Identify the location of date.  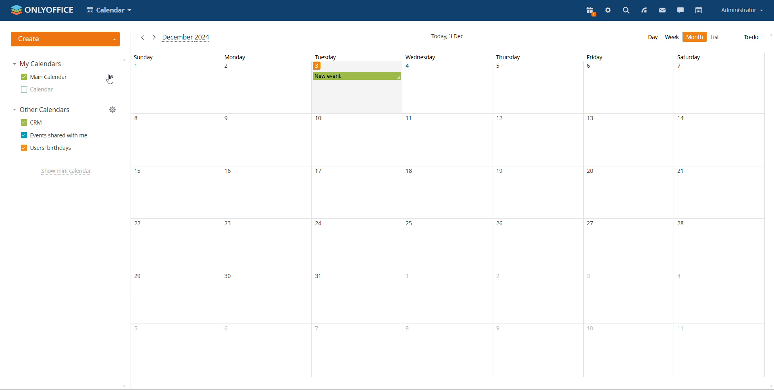
(264, 350).